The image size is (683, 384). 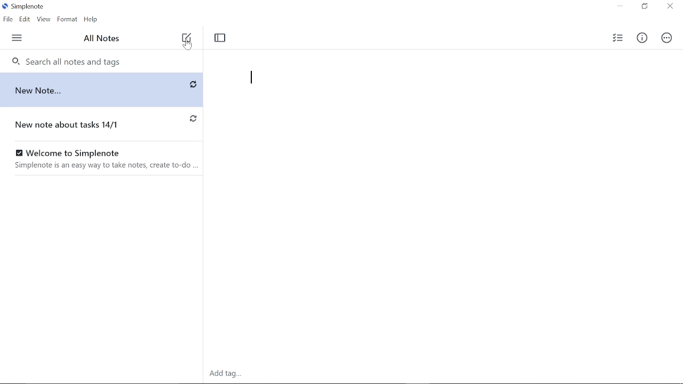 What do you see at coordinates (620, 6) in the screenshot?
I see `Minimize` at bounding box center [620, 6].